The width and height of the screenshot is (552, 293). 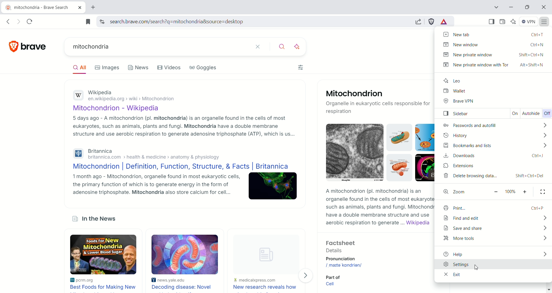 What do you see at coordinates (7, 21) in the screenshot?
I see `go back` at bounding box center [7, 21].